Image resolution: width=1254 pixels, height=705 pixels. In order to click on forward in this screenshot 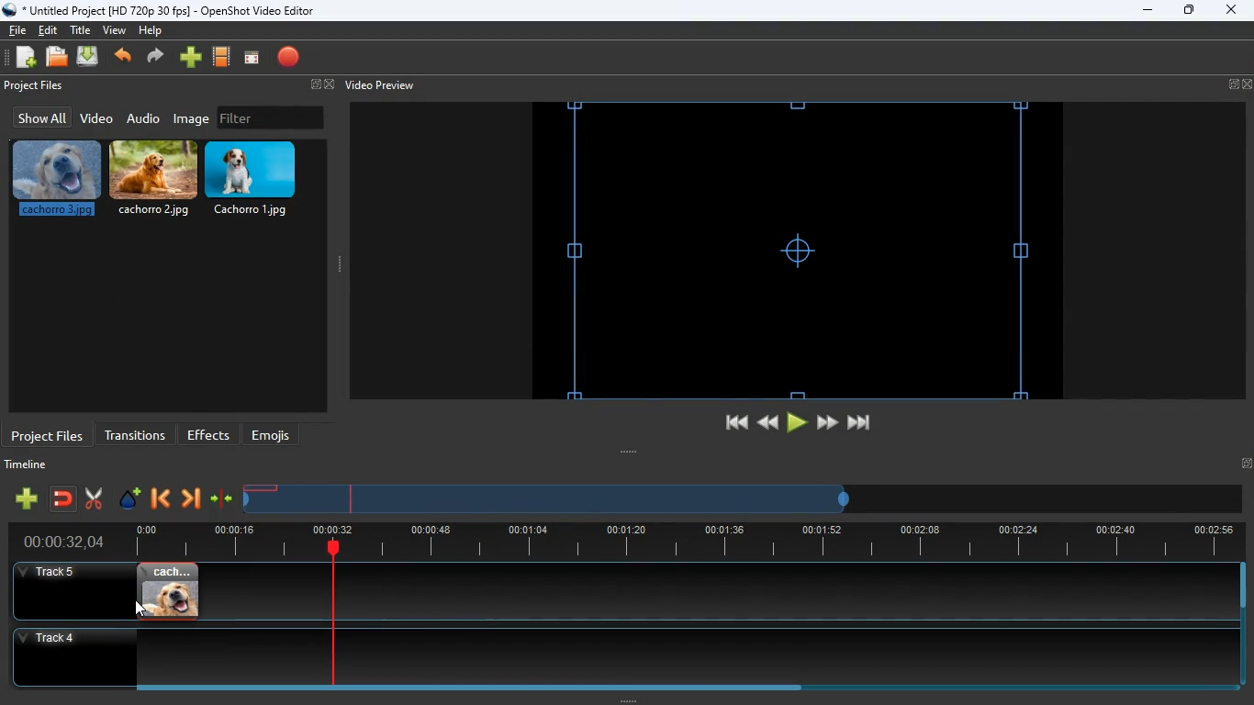, I will do `click(827, 423)`.